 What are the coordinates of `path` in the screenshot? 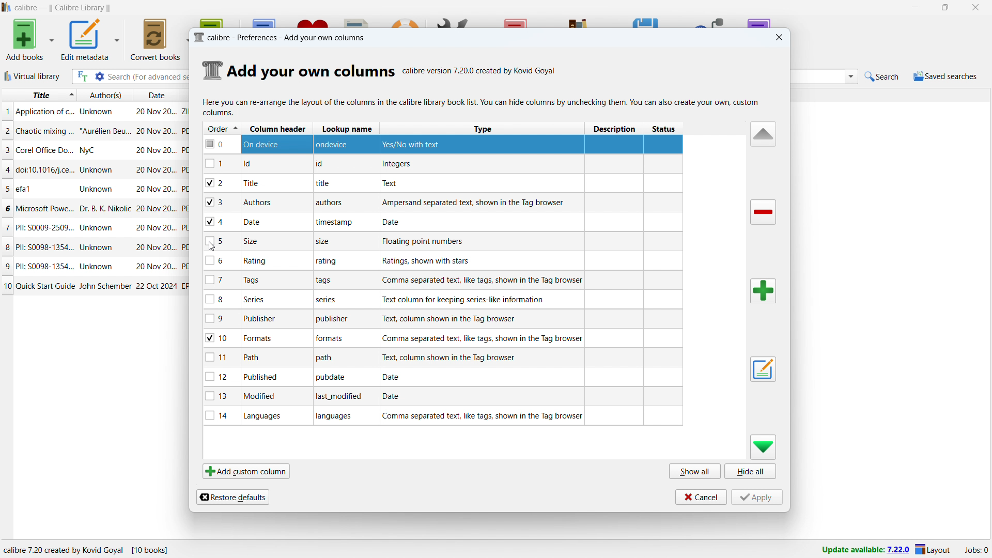 It's located at (329, 358).